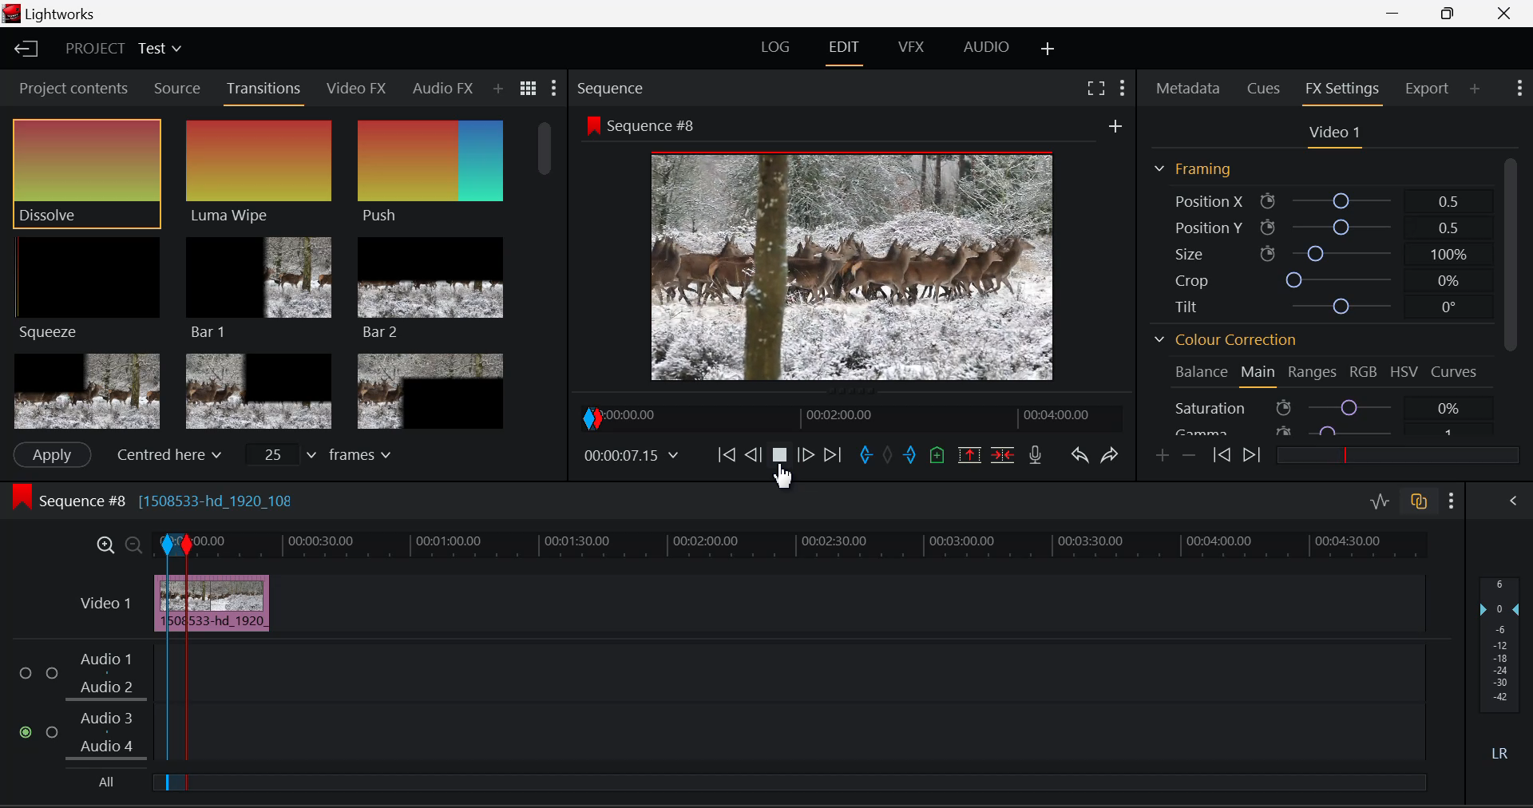 The image size is (1533, 808). I want to click on Mark In Point, so click(866, 457).